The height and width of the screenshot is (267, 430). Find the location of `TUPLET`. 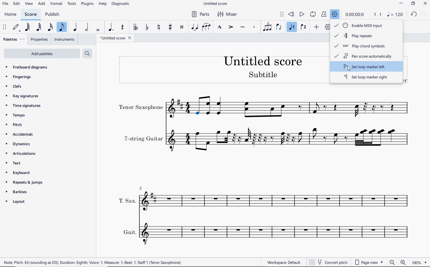

TUPLET is located at coordinates (267, 27).